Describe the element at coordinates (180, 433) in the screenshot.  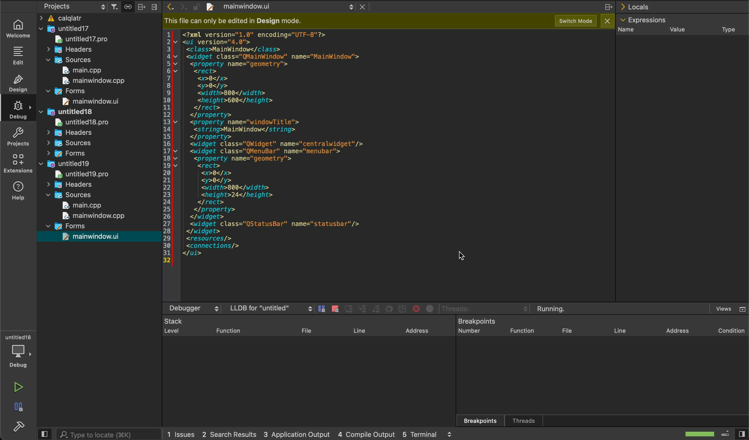
I see `1 issues` at that location.